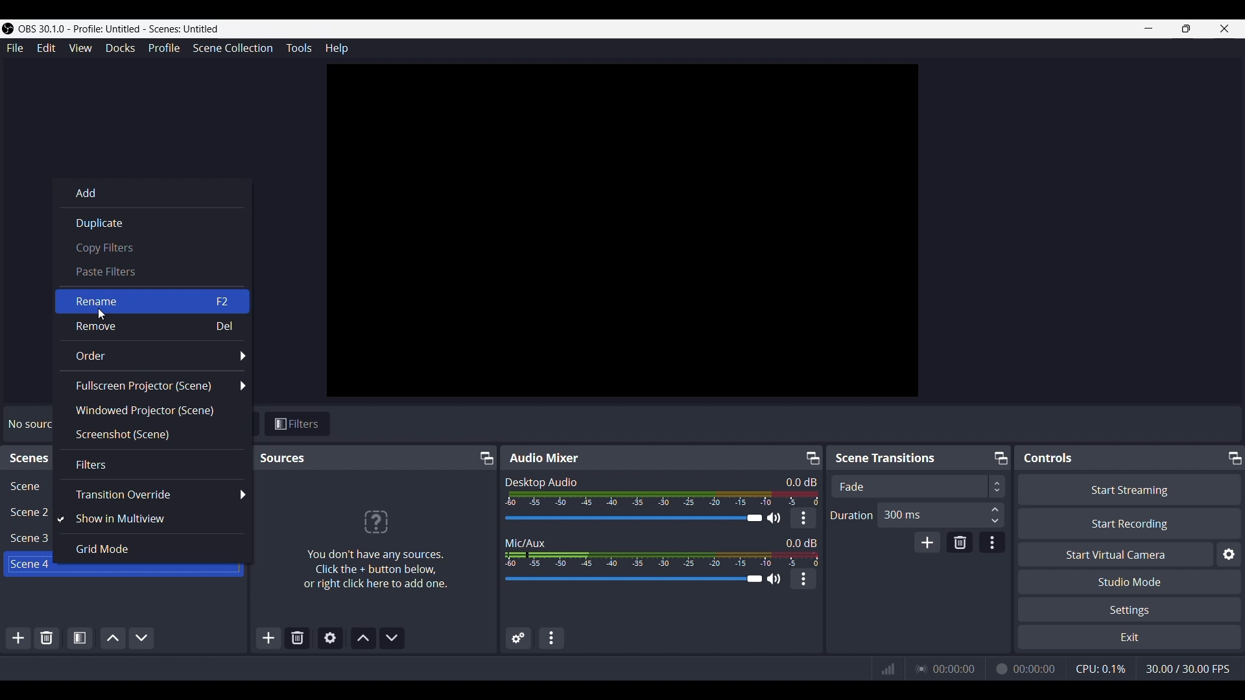 The height and width of the screenshot is (700, 1245). Describe the element at coordinates (113, 637) in the screenshot. I see `Move scene up` at that location.